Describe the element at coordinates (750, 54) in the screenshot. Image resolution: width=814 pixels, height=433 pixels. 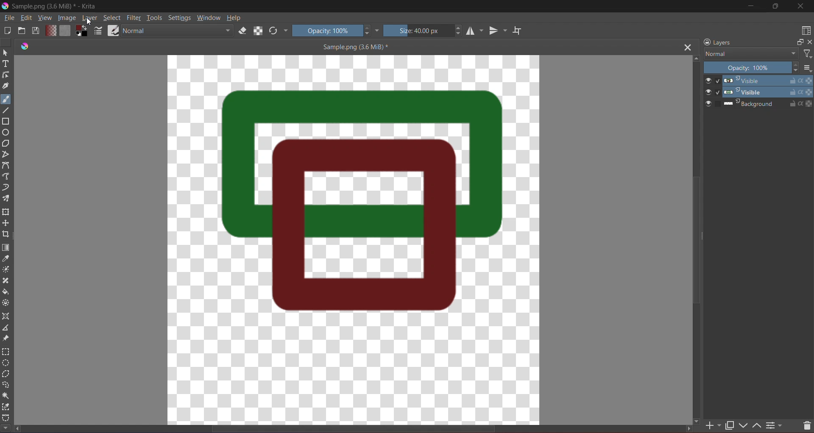
I see `Blending Mode` at that location.